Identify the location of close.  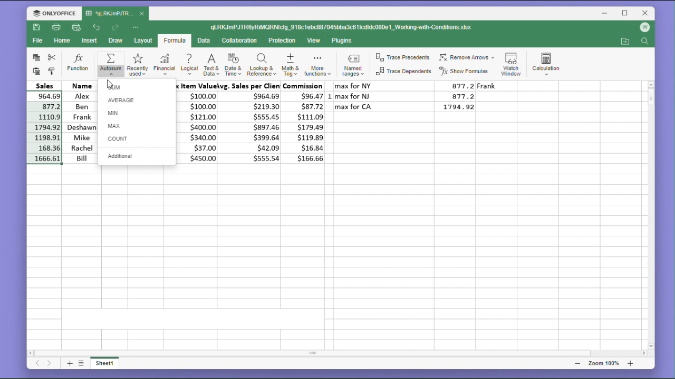
(142, 14).